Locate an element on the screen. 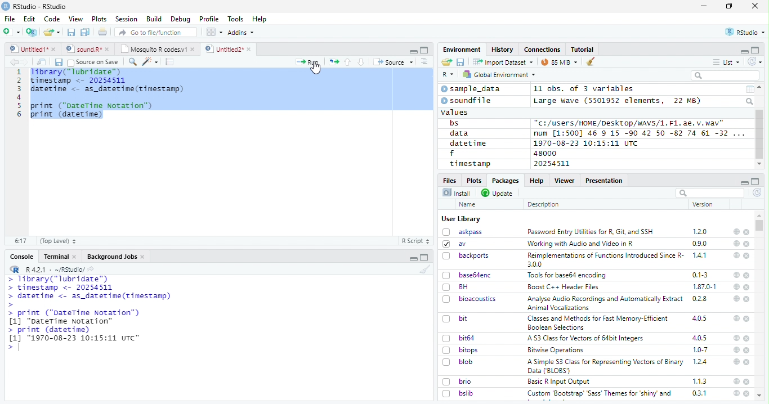 This screenshot has height=404, width=769. View is located at coordinates (76, 19).